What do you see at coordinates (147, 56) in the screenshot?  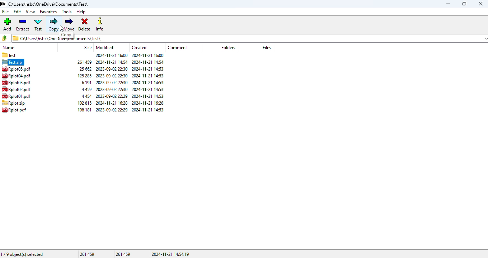 I see `created date & time` at bounding box center [147, 56].